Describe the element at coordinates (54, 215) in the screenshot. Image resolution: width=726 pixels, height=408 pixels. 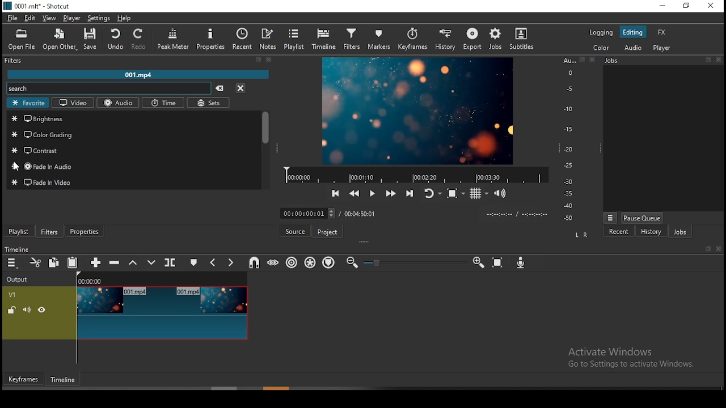
I see `remove cut` at that location.